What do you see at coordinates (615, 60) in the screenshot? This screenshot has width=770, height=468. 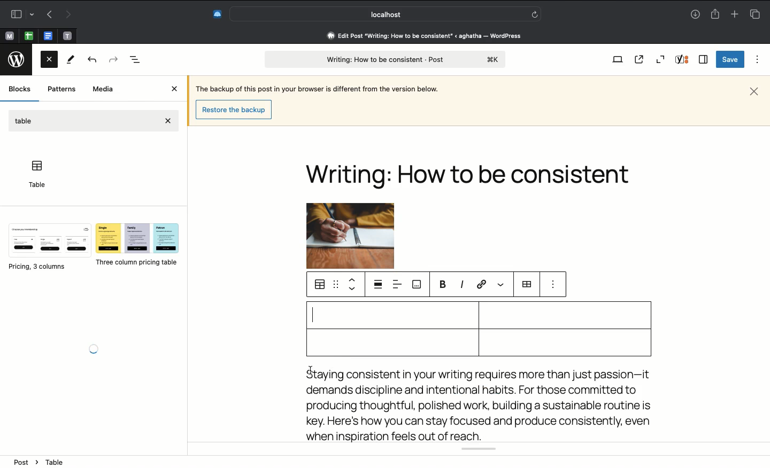 I see `View` at bounding box center [615, 60].